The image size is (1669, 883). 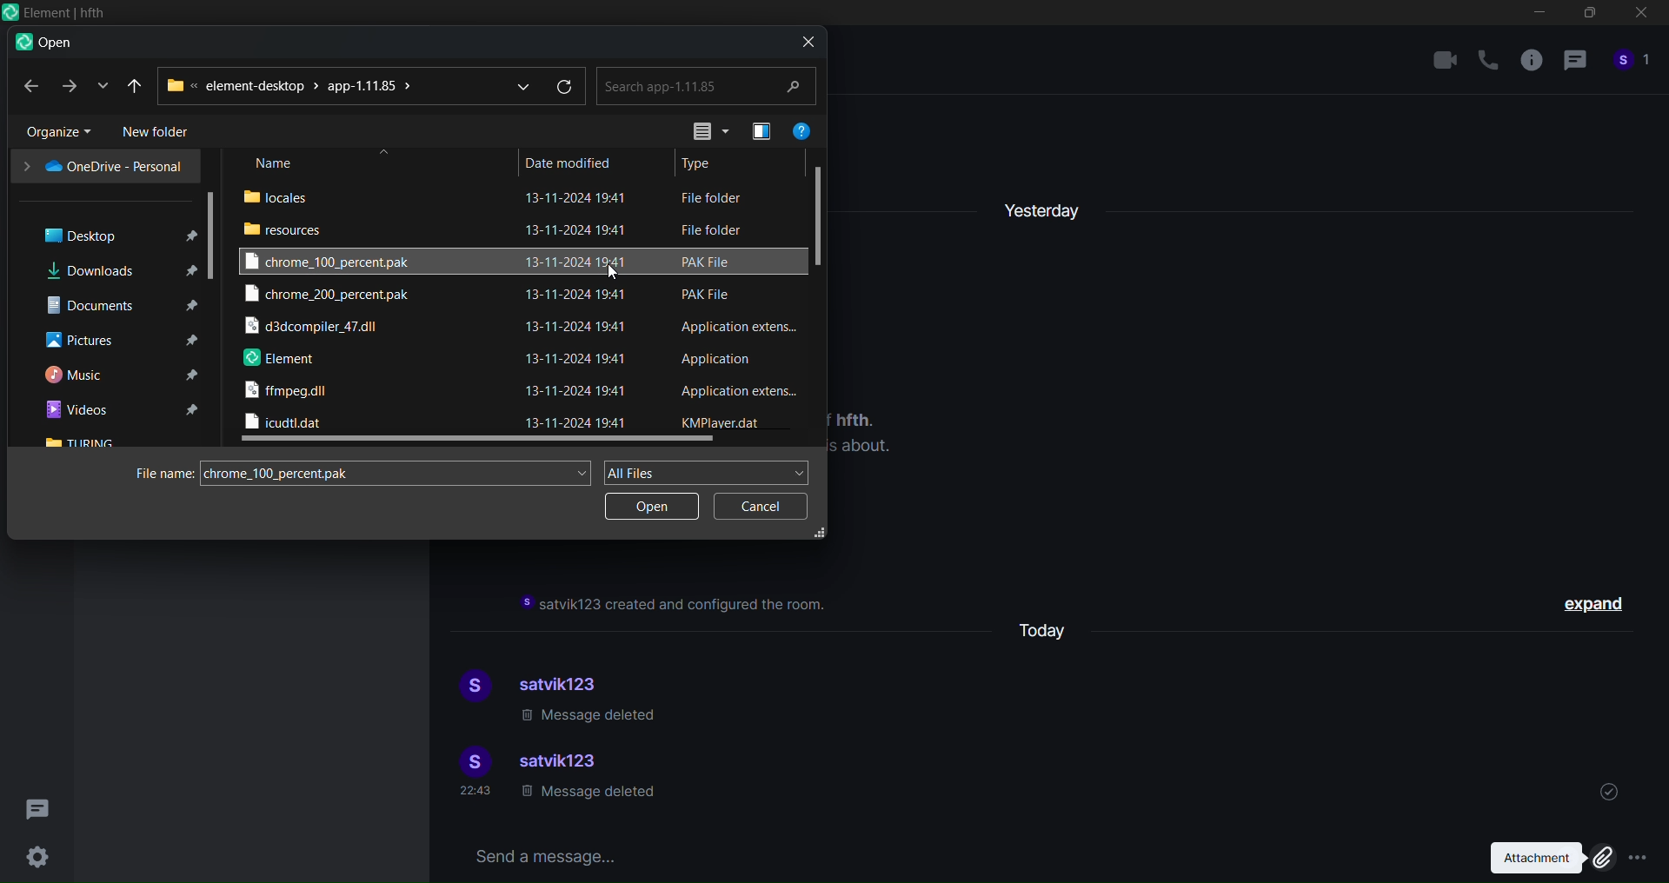 I want to click on Cursor, so click(x=619, y=273).